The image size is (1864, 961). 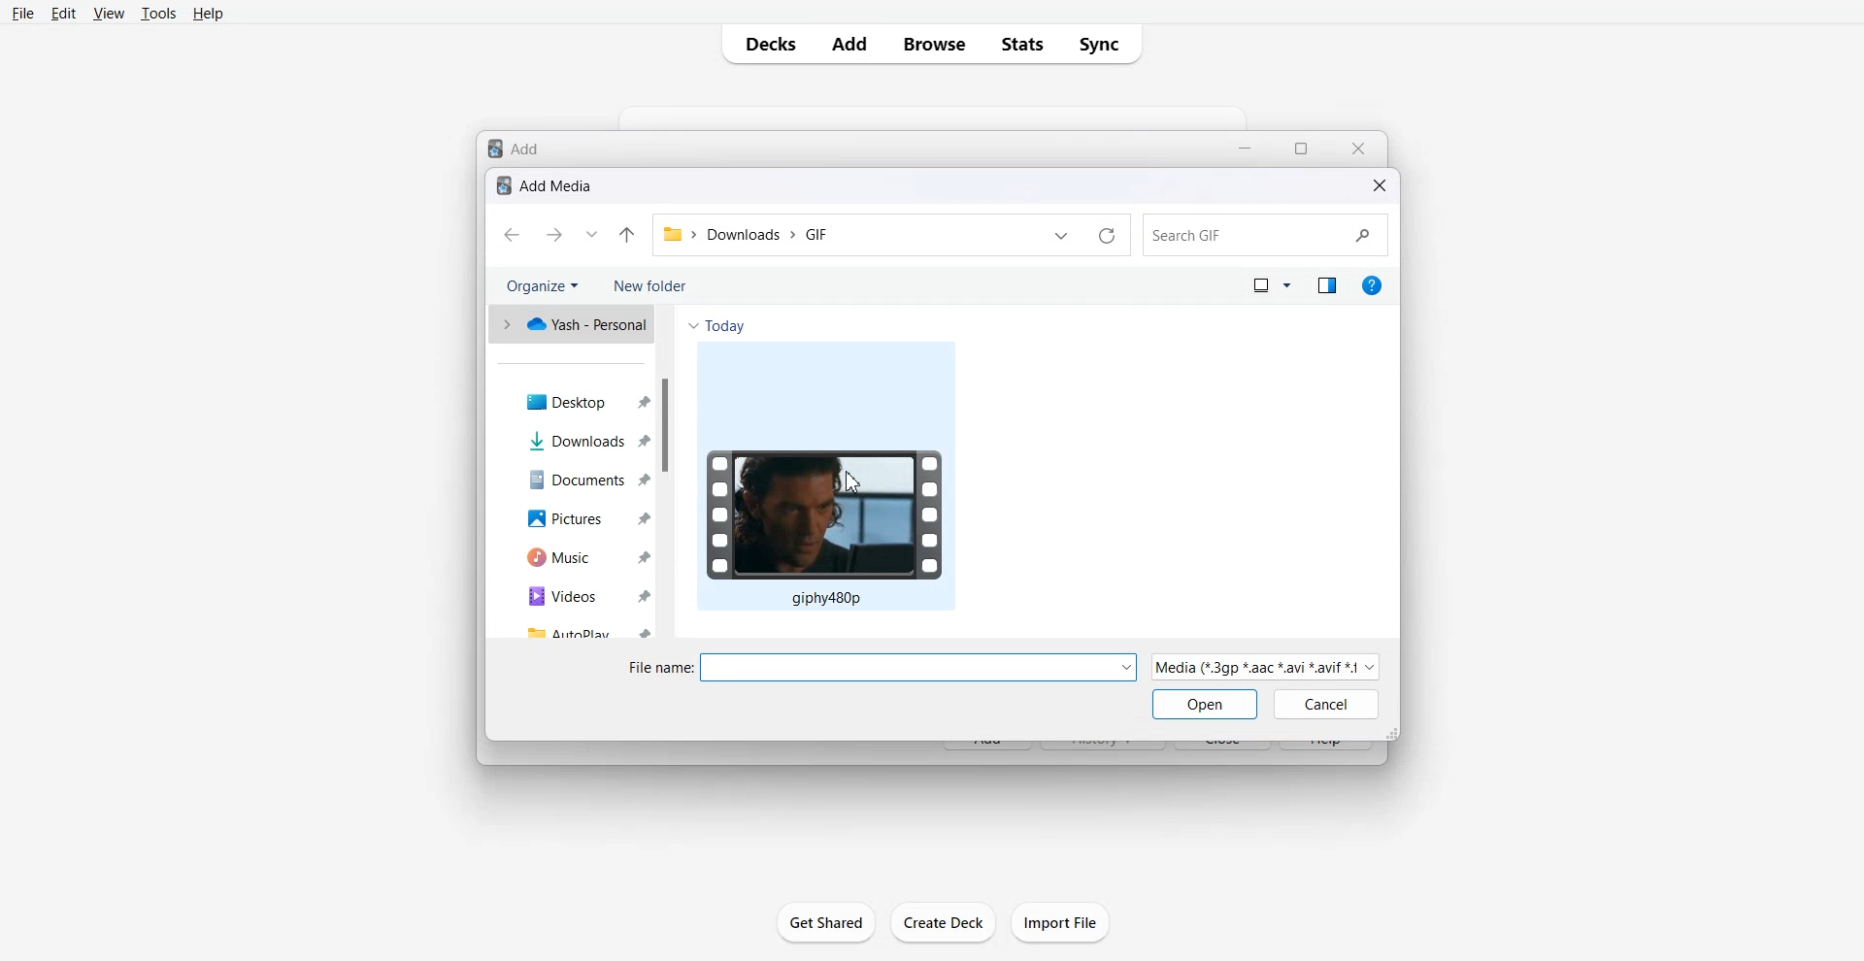 I want to click on File>Downloads>GIF, so click(x=749, y=236).